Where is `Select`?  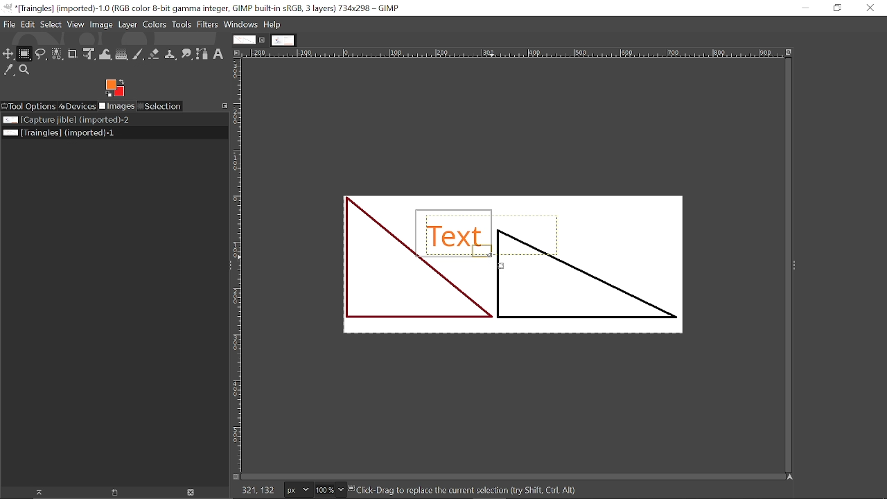
Select is located at coordinates (51, 25).